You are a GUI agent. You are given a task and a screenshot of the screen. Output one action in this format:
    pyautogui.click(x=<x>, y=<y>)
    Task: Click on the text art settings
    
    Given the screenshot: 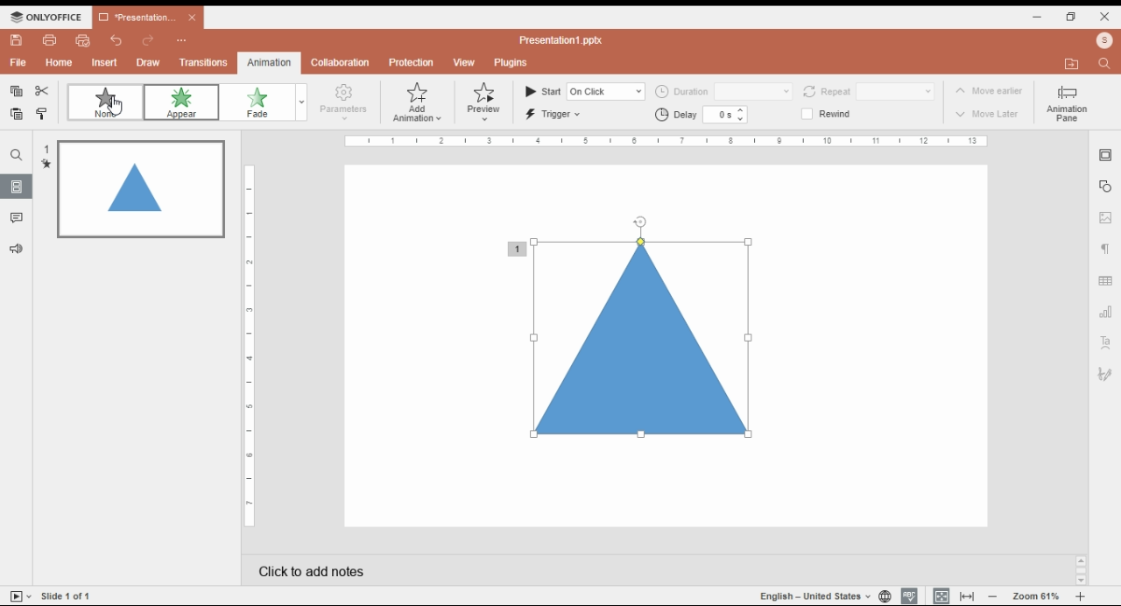 What is the action you would take?
    pyautogui.click(x=1105, y=342)
    